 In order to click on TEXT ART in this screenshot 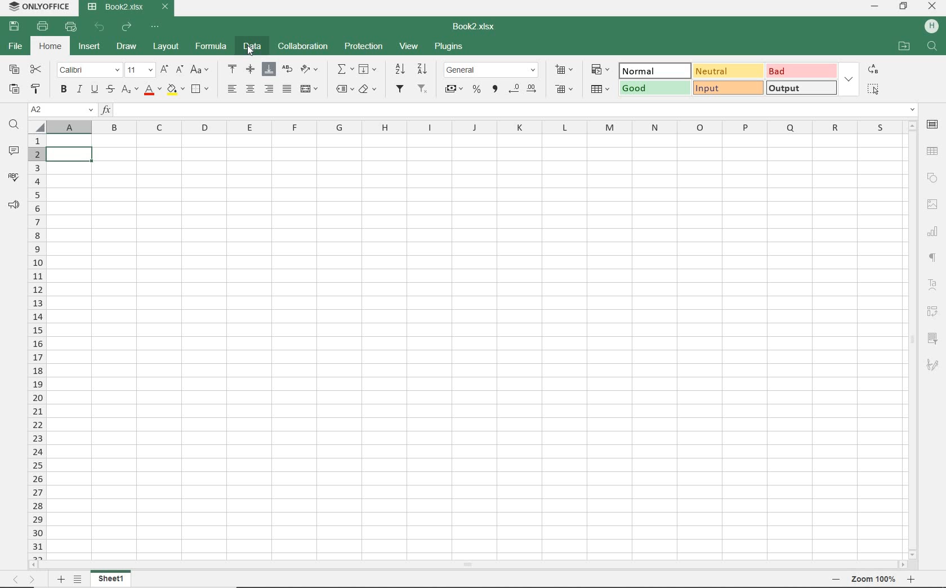, I will do `click(933, 286)`.